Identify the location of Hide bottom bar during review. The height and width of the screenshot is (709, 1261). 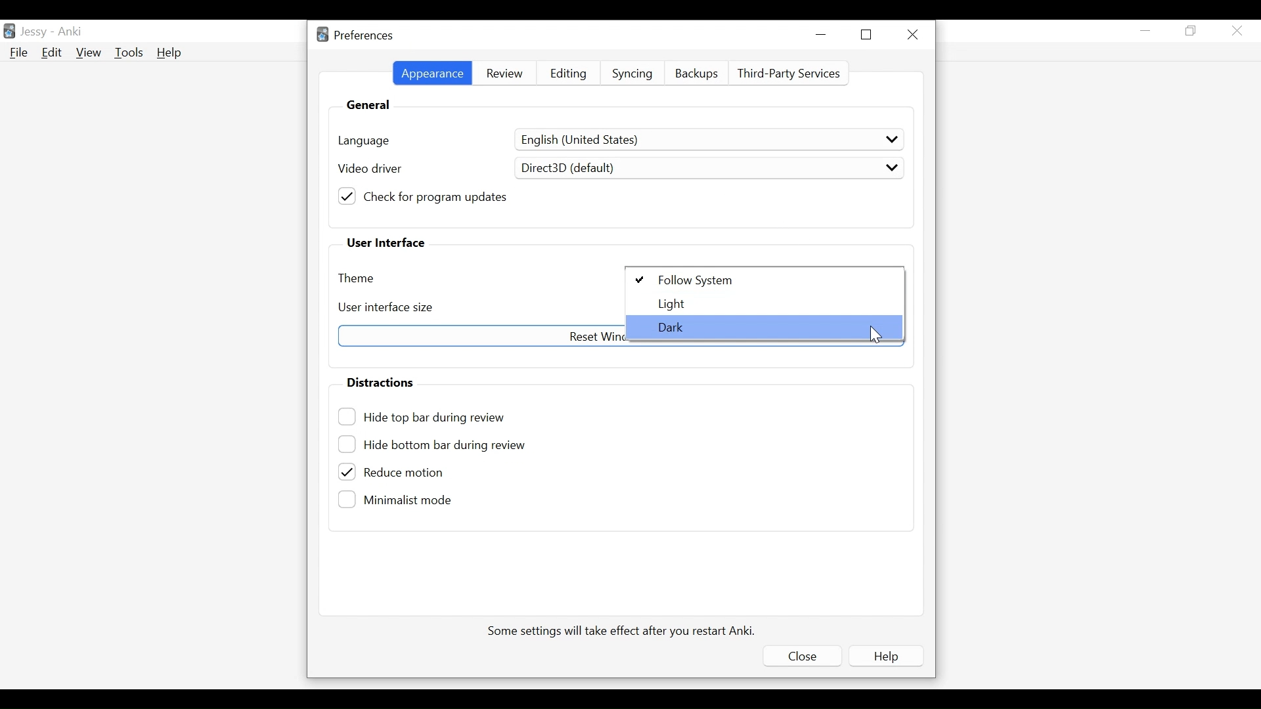
(434, 446).